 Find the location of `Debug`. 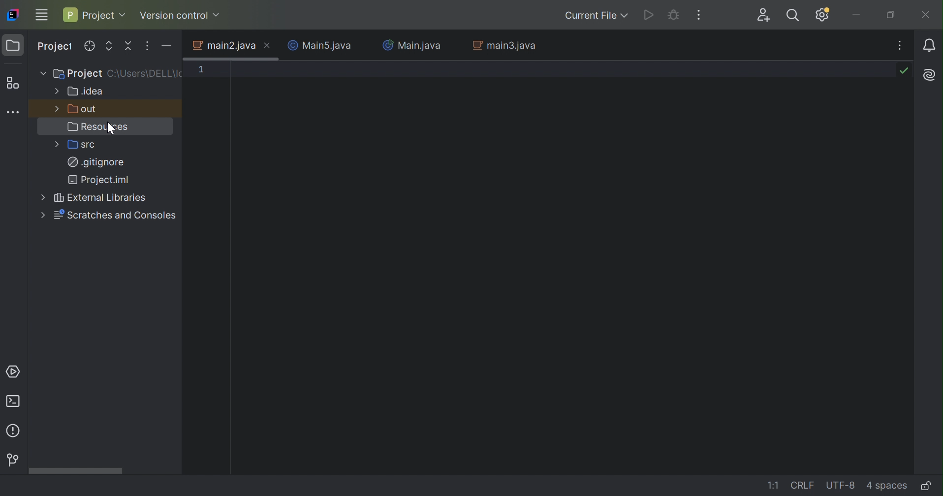

Debug is located at coordinates (672, 14).